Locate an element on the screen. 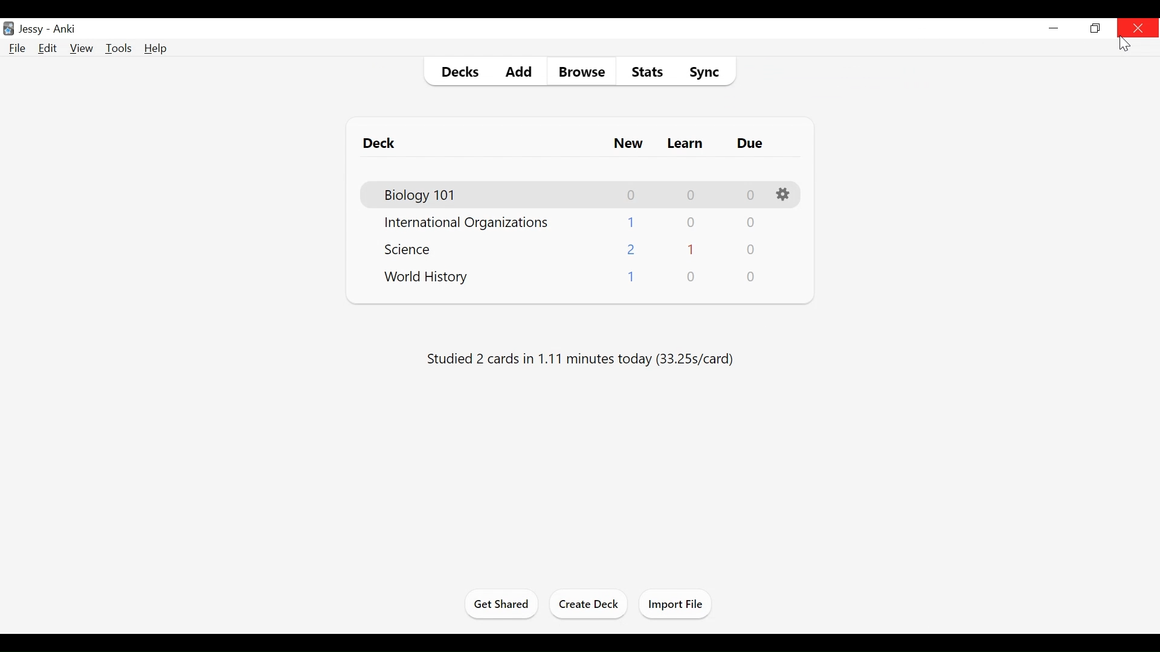 Image resolution: width=1160 pixels, height=652 pixels. Due Cards Count is located at coordinates (750, 251).